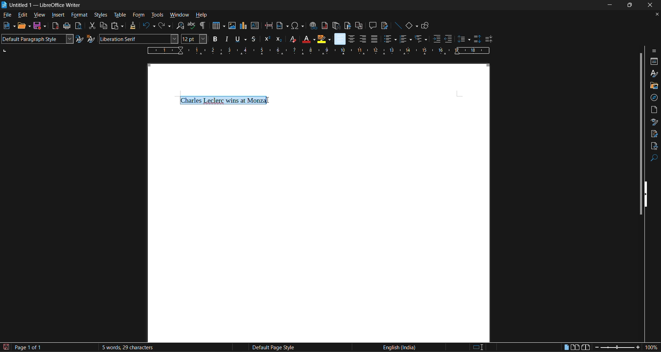 Image resolution: width=661 pixels, height=352 pixels. Describe the element at coordinates (363, 39) in the screenshot. I see `align right` at that location.